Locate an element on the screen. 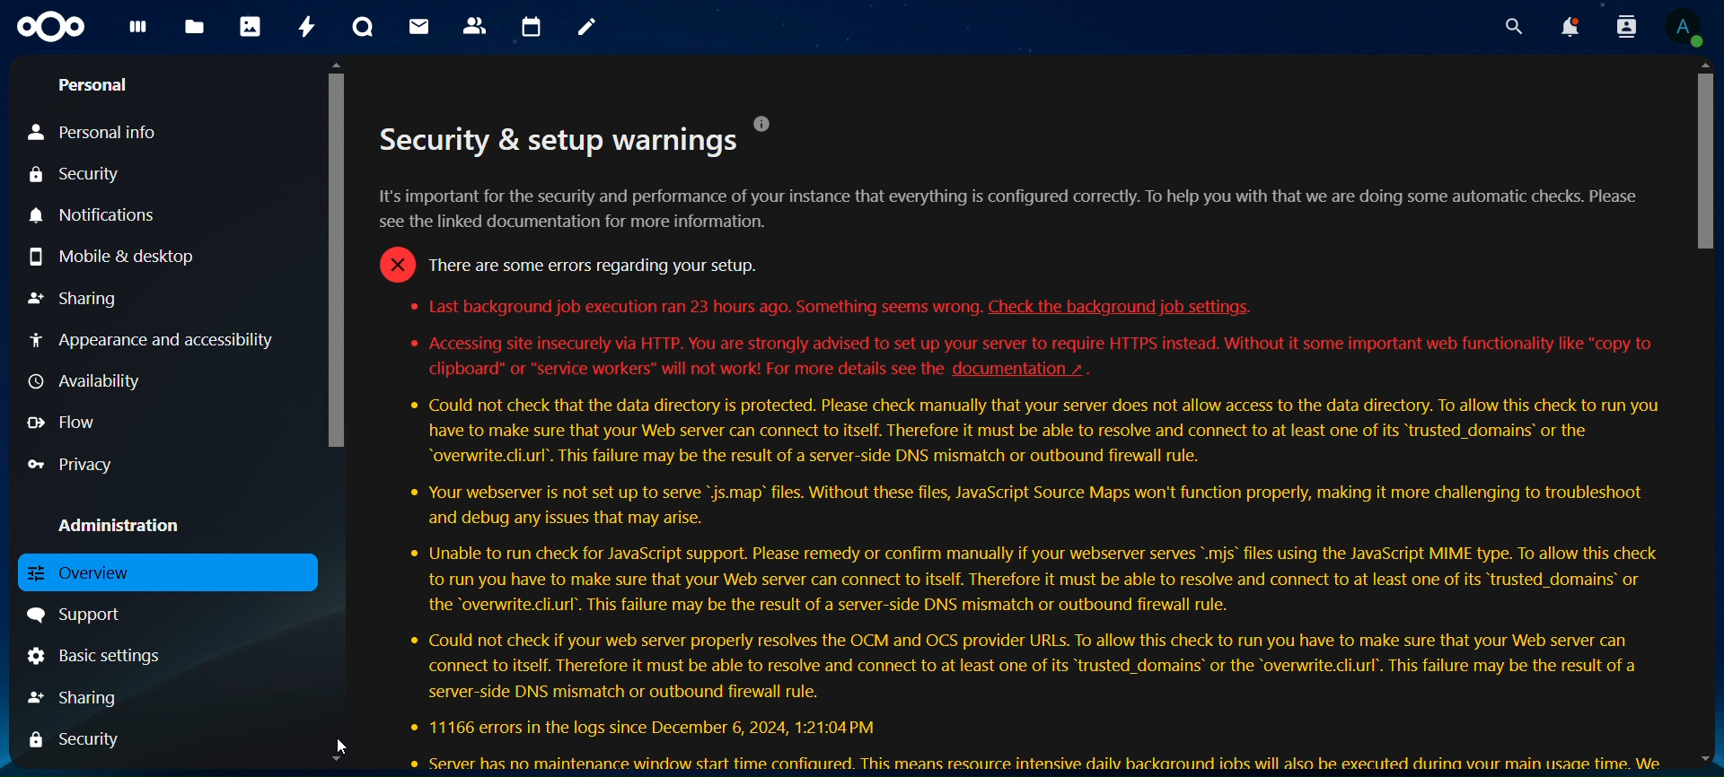  Scrollbar is located at coordinates (338, 415).